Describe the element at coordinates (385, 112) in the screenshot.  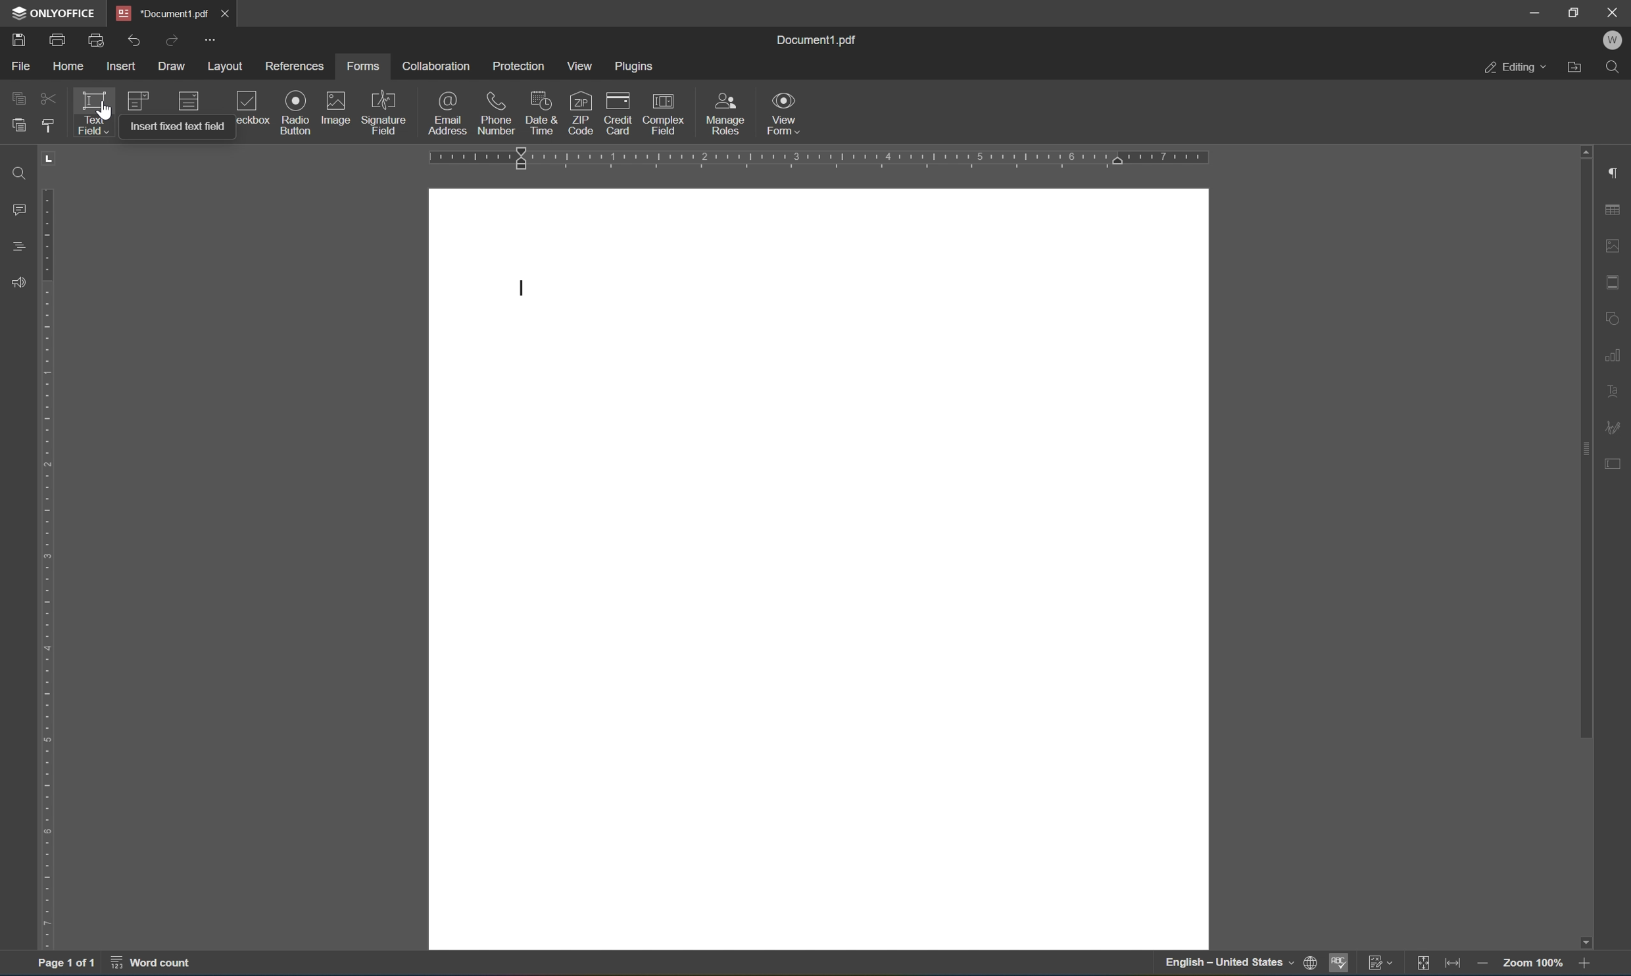
I see `signature field` at that location.